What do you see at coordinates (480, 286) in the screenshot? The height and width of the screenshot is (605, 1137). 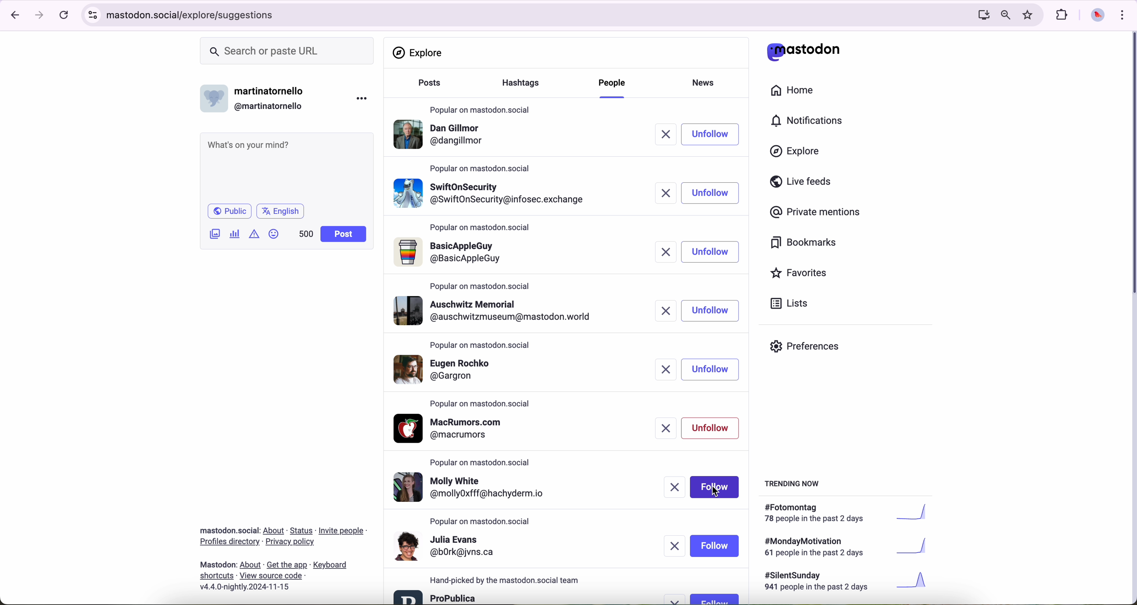 I see `popular` at bounding box center [480, 286].